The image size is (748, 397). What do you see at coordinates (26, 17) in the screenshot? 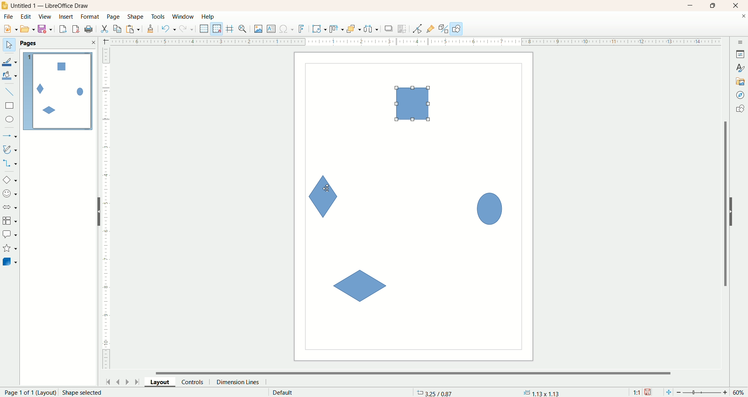
I see `edit` at bounding box center [26, 17].